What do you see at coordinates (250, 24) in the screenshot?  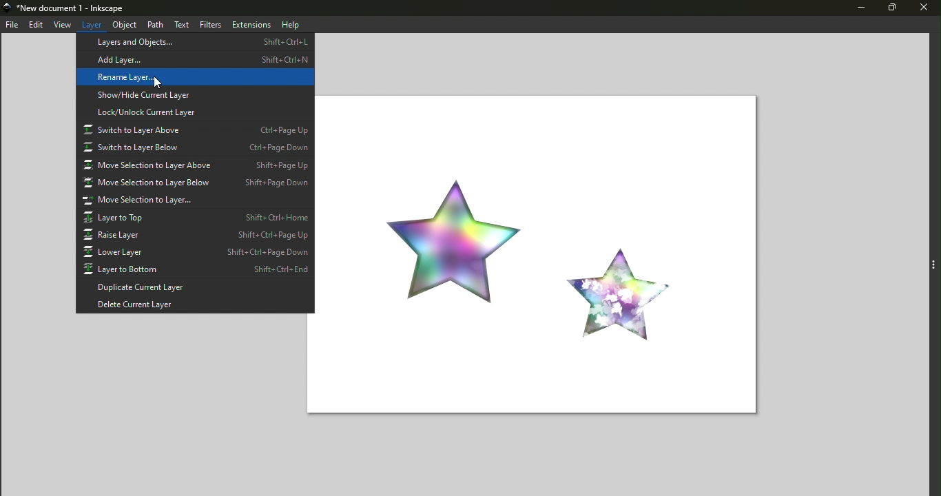 I see `extensions` at bounding box center [250, 24].